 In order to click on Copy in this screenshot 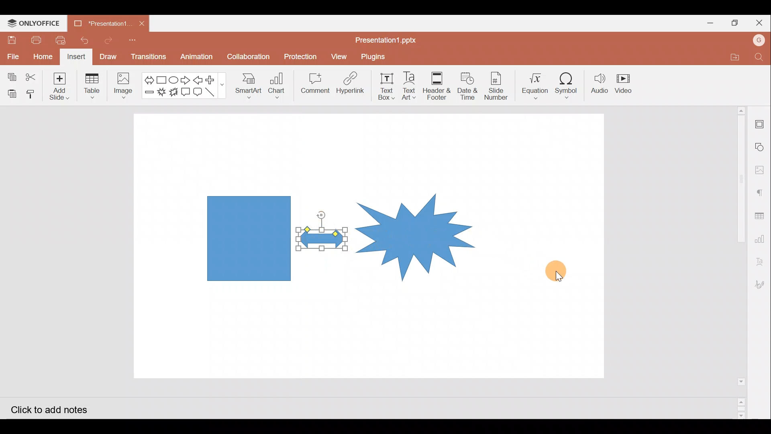, I will do `click(10, 74)`.